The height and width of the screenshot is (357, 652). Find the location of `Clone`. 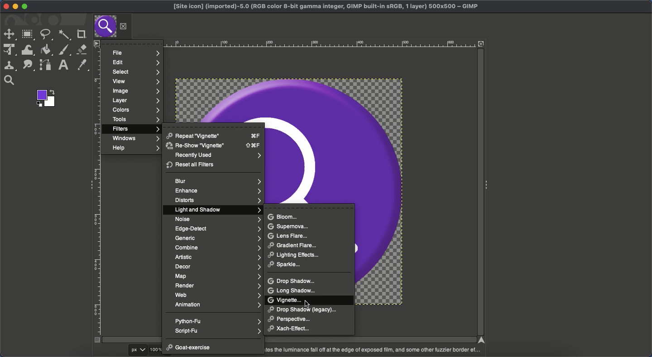

Clone is located at coordinates (10, 66).